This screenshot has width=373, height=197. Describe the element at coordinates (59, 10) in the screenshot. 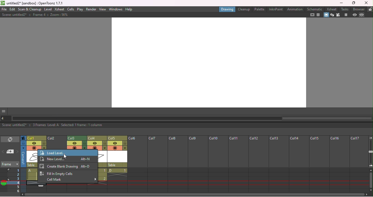

I see `Xsheet` at that location.